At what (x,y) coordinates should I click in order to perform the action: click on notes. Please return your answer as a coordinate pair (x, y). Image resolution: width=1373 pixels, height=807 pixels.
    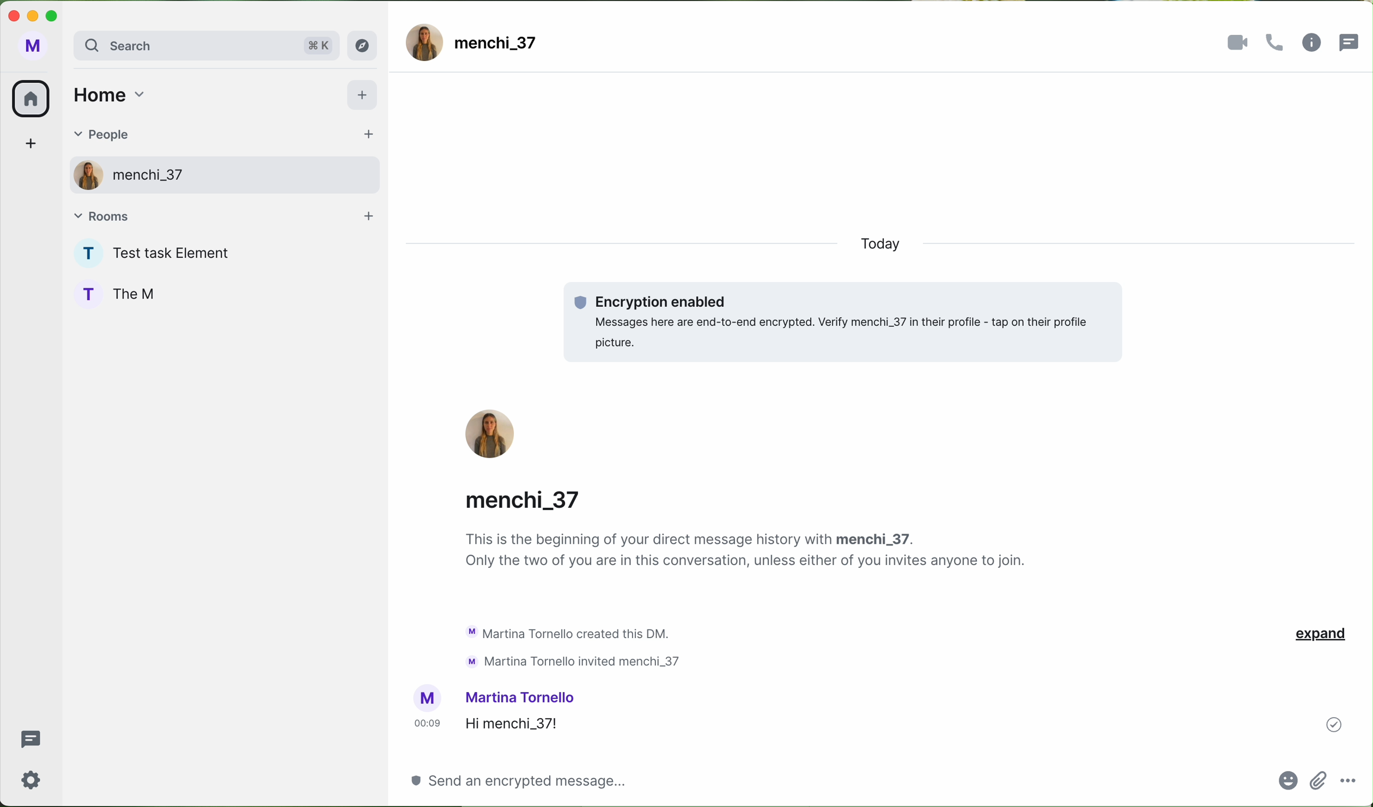
    Looking at the image, I should click on (749, 552).